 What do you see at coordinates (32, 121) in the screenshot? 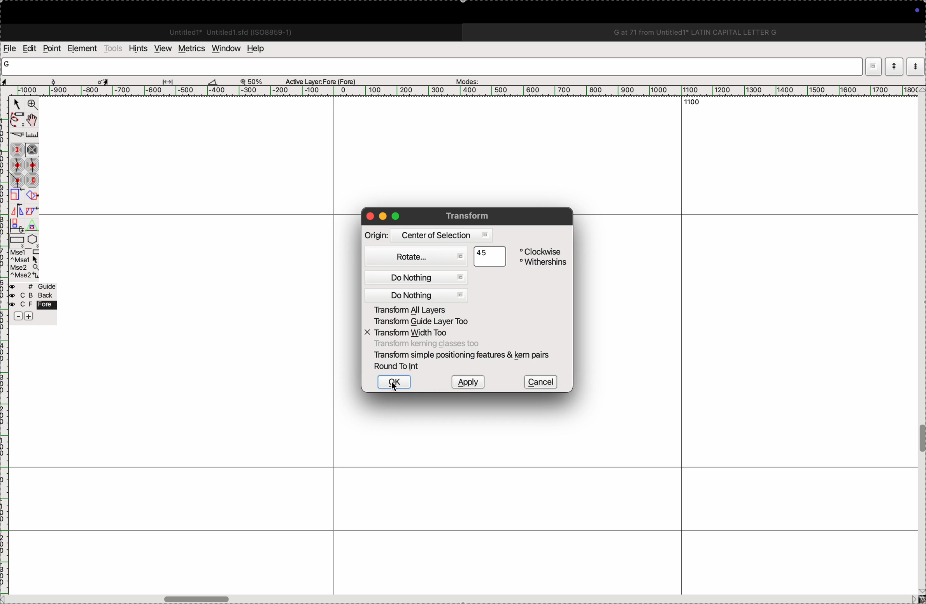
I see `Pan` at bounding box center [32, 121].